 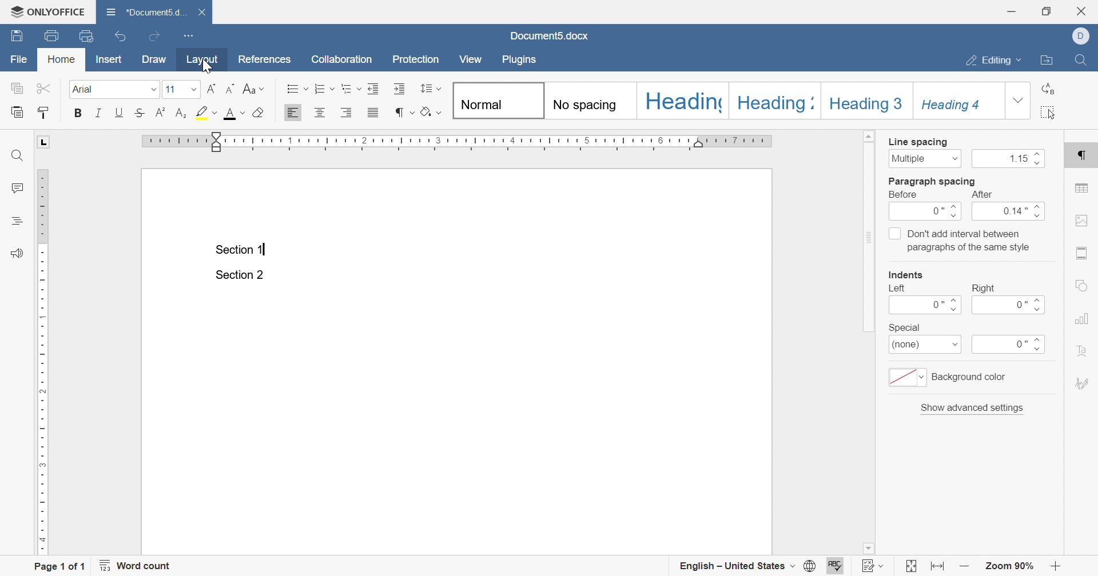 What do you see at coordinates (260, 113) in the screenshot?
I see `clear style` at bounding box center [260, 113].